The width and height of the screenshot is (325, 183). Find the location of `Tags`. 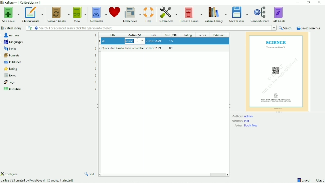

Tags is located at coordinates (50, 82).